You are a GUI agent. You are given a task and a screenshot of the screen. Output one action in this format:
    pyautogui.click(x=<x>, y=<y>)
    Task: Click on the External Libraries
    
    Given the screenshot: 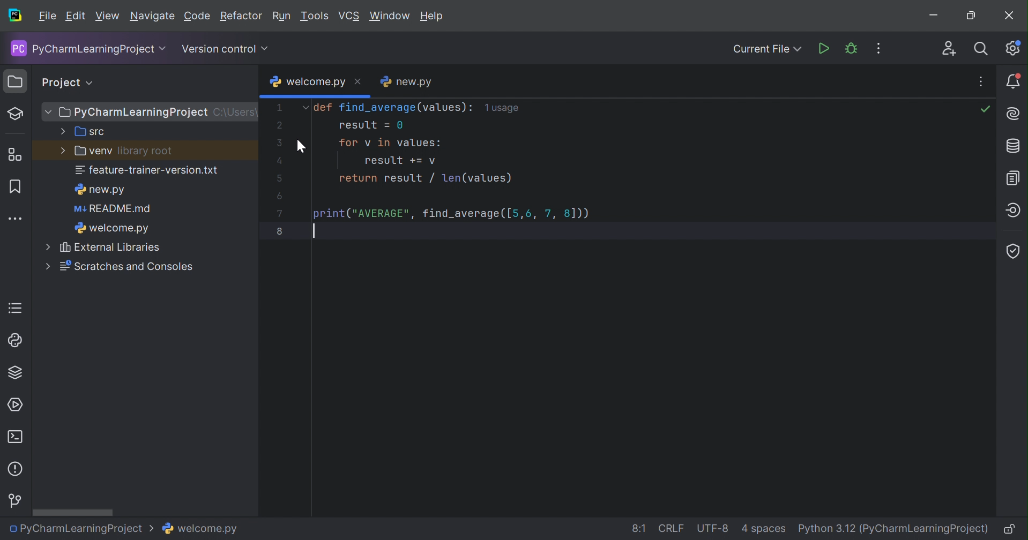 What is the action you would take?
    pyautogui.click(x=107, y=249)
    